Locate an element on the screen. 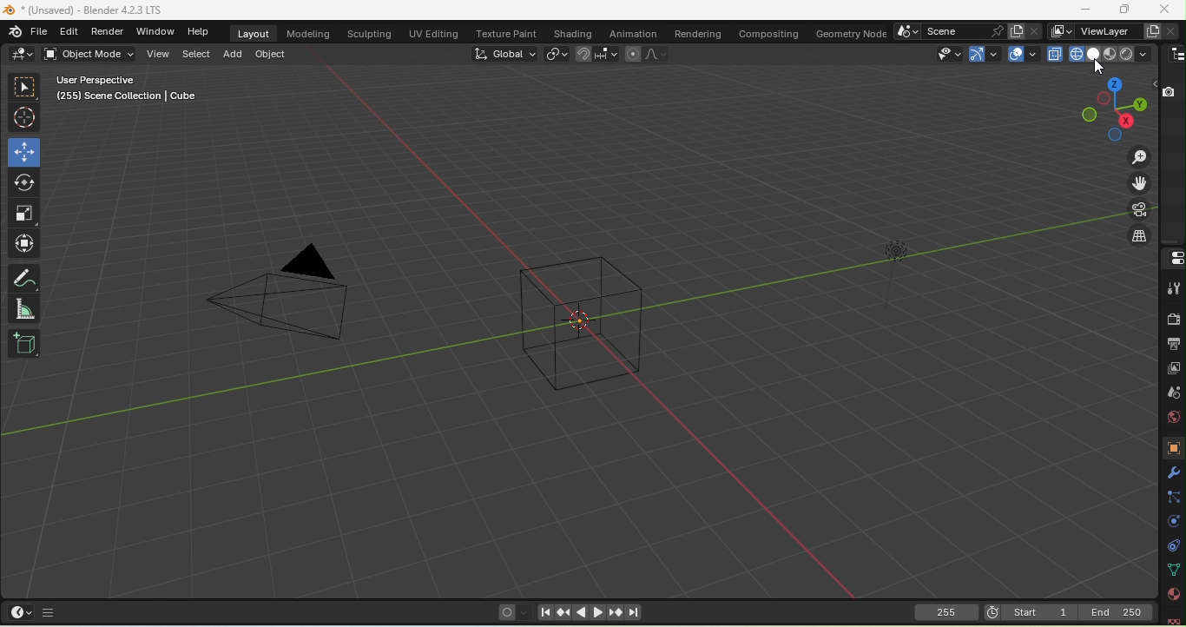  Editor is located at coordinates (66, 32).